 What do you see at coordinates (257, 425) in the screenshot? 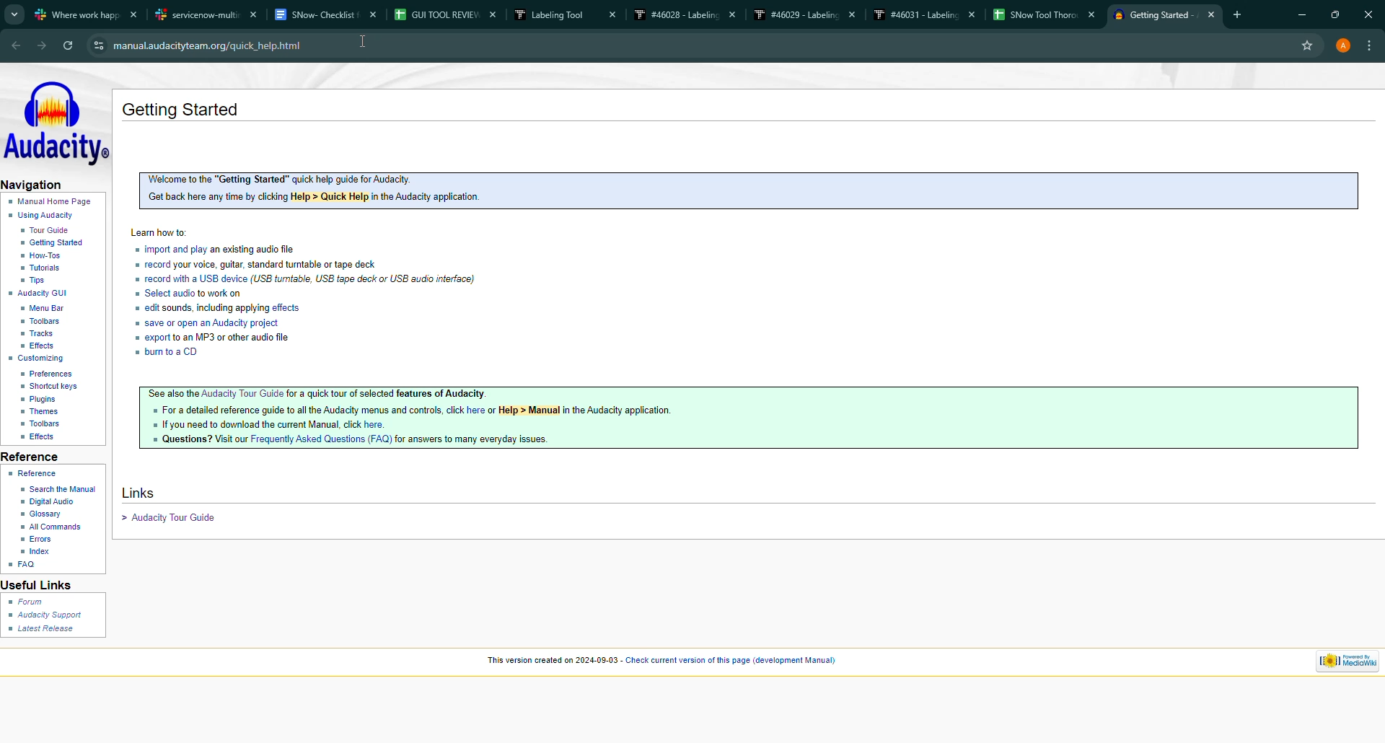
I see `If you need to download the current Manual. click` at bounding box center [257, 425].